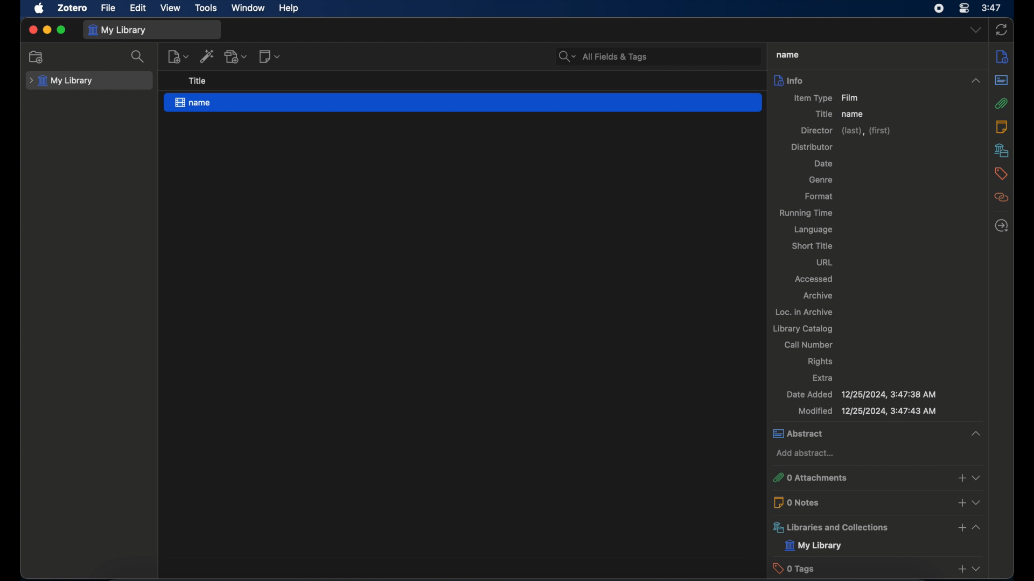  What do you see at coordinates (249, 8) in the screenshot?
I see `window` at bounding box center [249, 8].